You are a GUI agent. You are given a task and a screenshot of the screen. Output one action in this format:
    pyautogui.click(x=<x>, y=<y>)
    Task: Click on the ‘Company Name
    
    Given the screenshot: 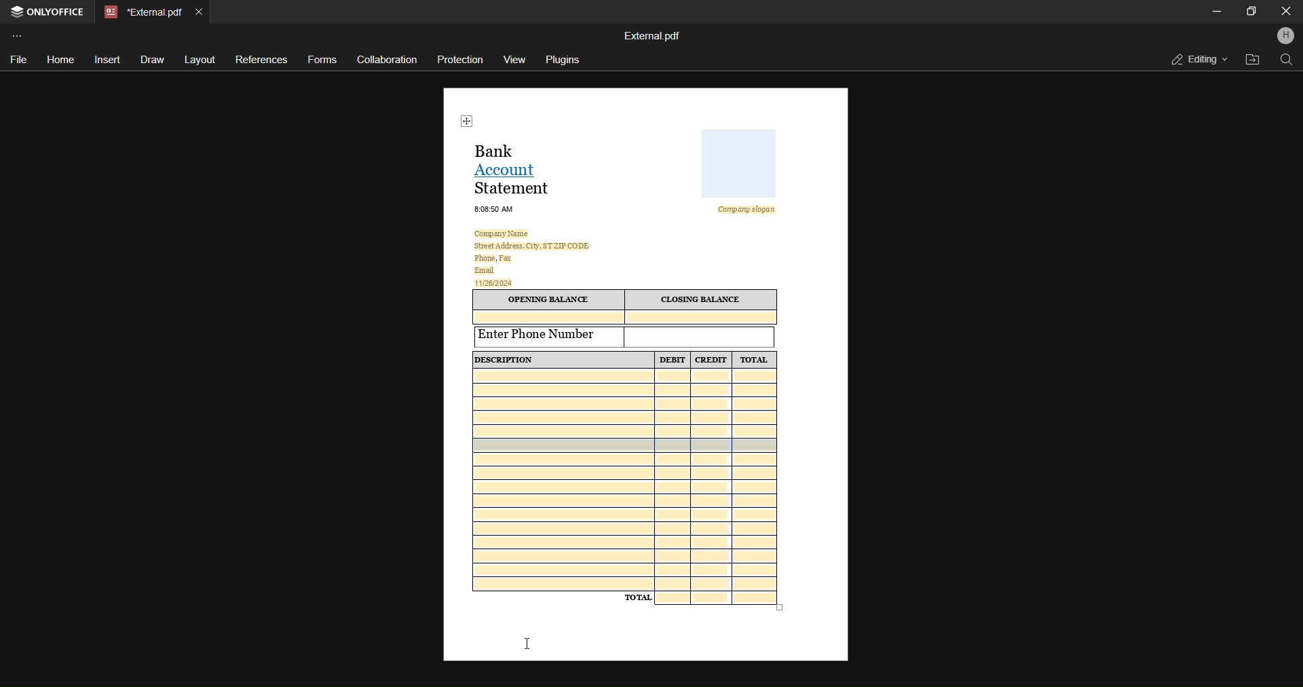 What is the action you would take?
    pyautogui.click(x=504, y=233)
    